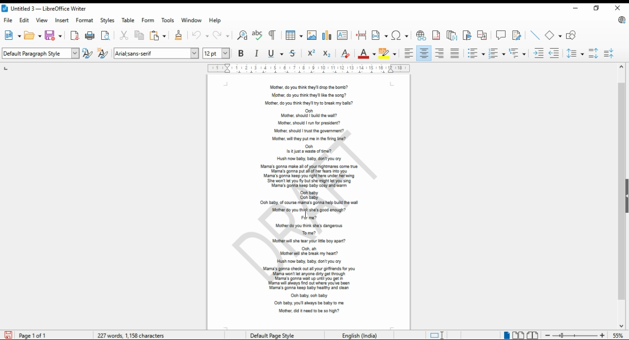  Describe the element at coordinates (43, 21) in the screenshot. I see `view` at that location.